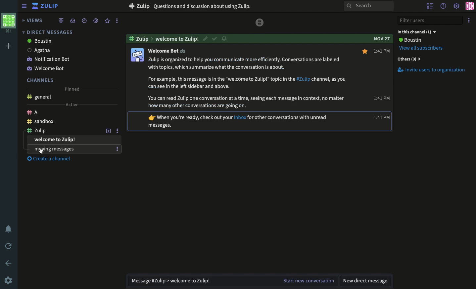  I want to click on Add, so click(9, 46).